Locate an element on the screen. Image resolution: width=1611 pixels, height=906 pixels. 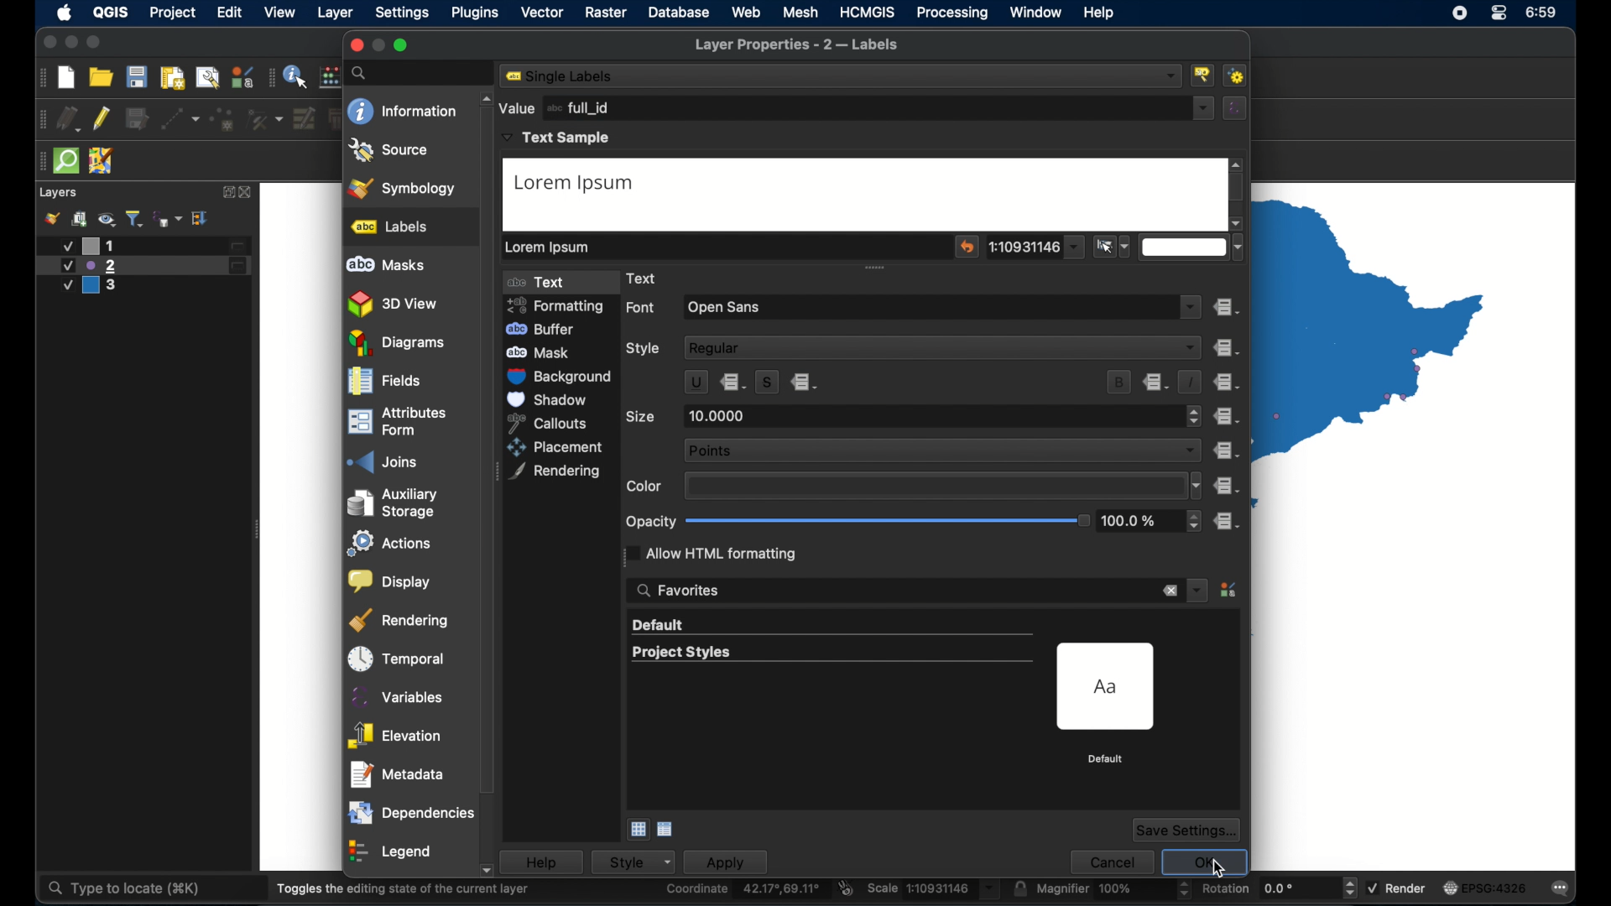
dropdown menu is located at coordinates (1204, 108).